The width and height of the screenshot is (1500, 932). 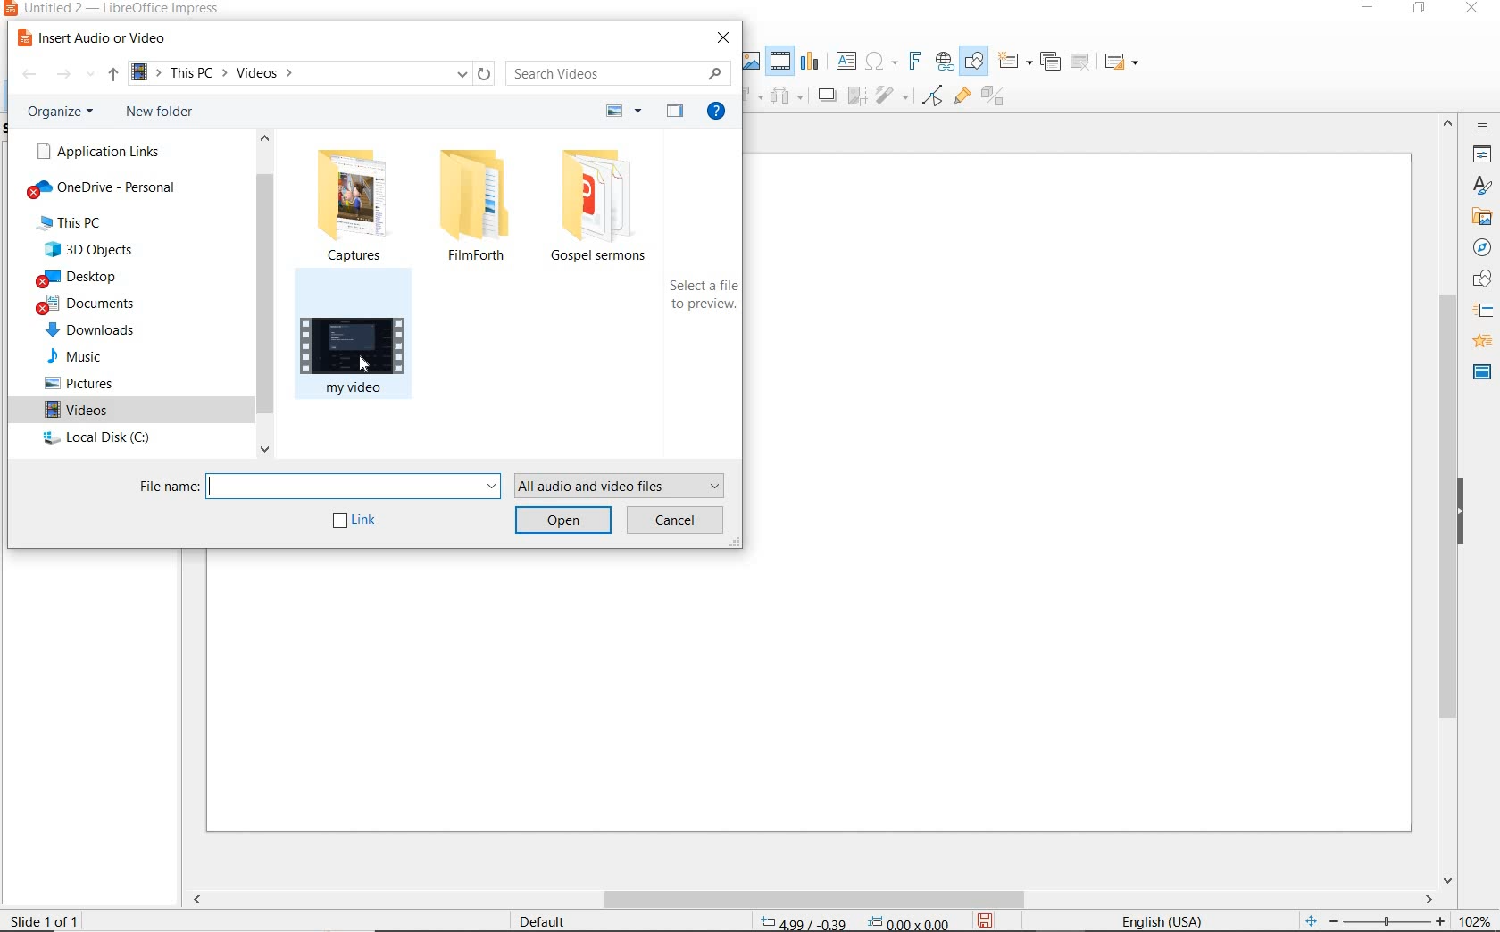 What do you see at coordinates (79, 279) in the screenshot?
I see `desktop` at bounding box center [79, 279].